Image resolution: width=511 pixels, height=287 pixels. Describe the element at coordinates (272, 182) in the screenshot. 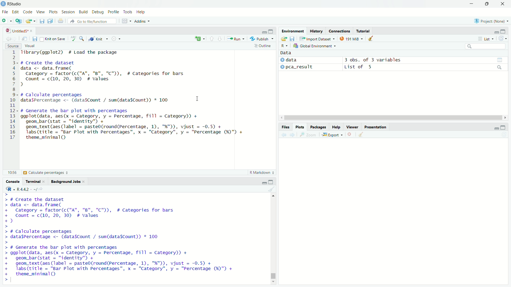

I see `maximize` at that location.